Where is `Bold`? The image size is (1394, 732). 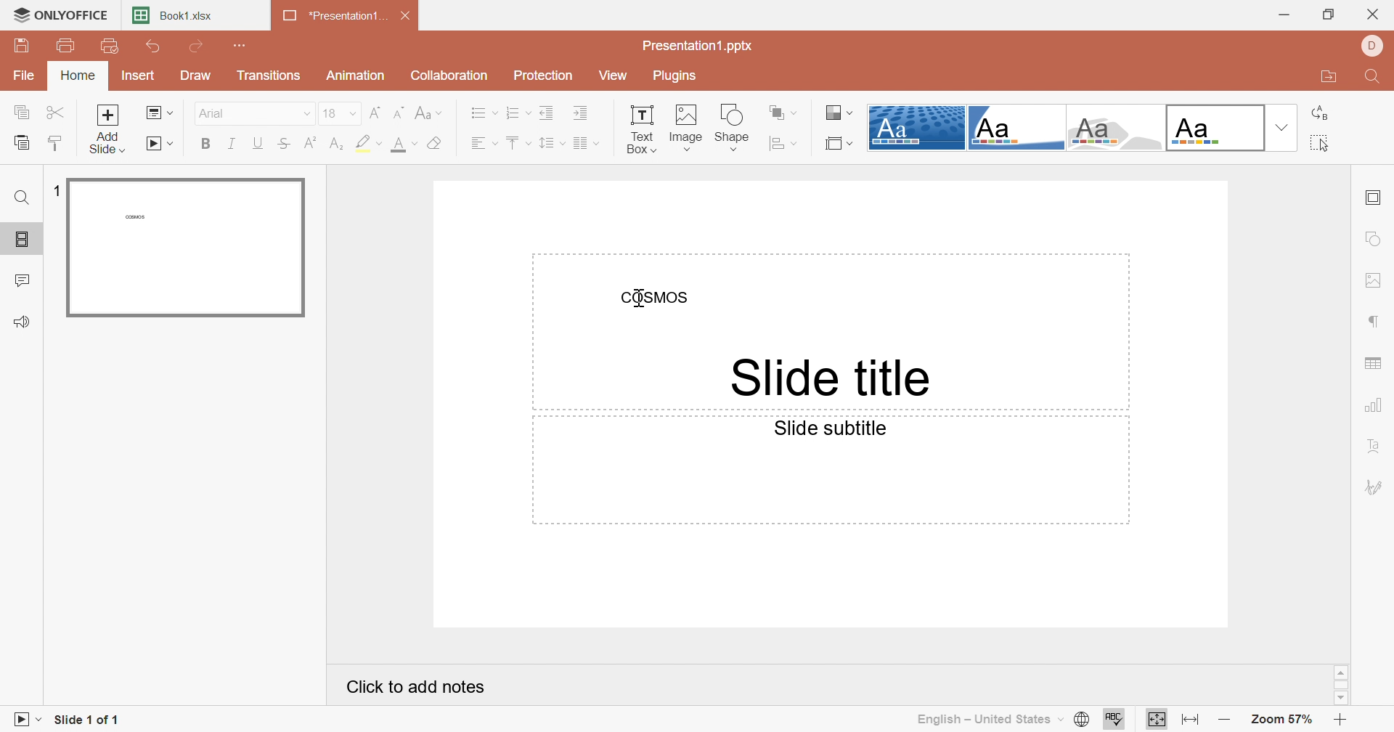 Bold is located at coordinates (207, 143).